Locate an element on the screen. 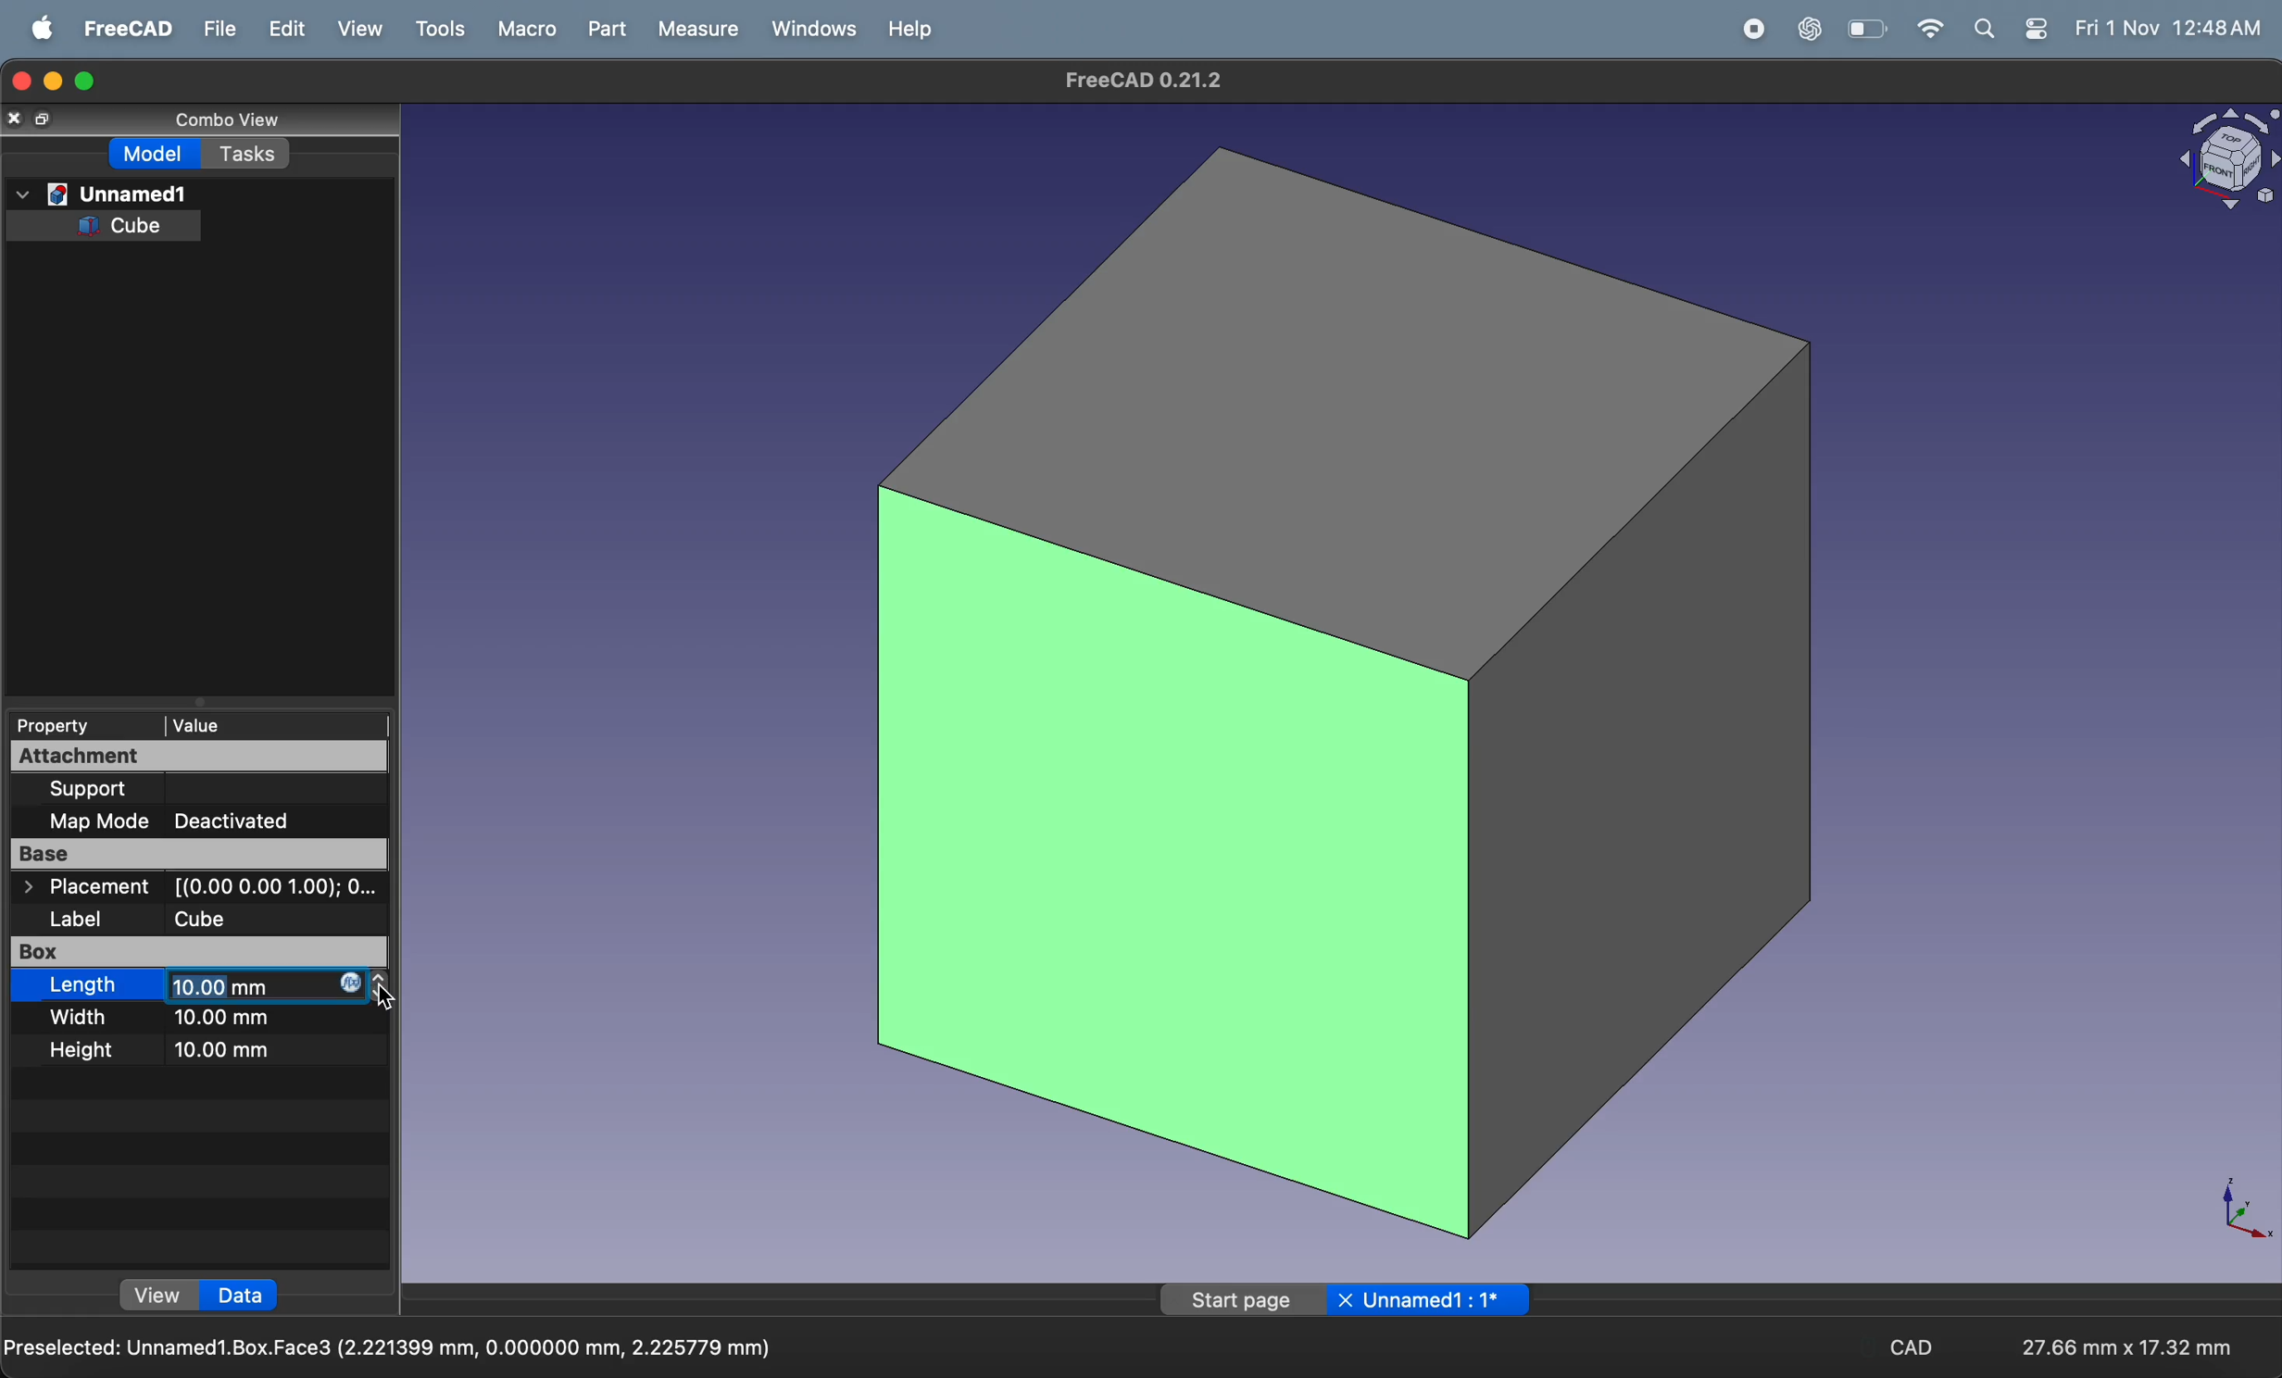 The image size is (2282, 1378). deactivated is located at coordinates (253, 819).